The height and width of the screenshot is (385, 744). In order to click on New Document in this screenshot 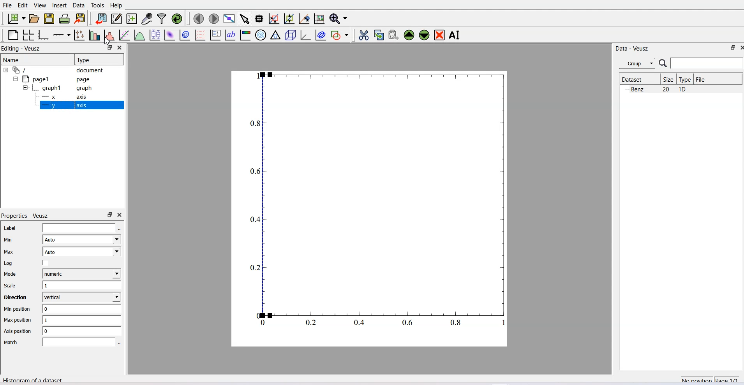, I will do `click(16, 18)`.